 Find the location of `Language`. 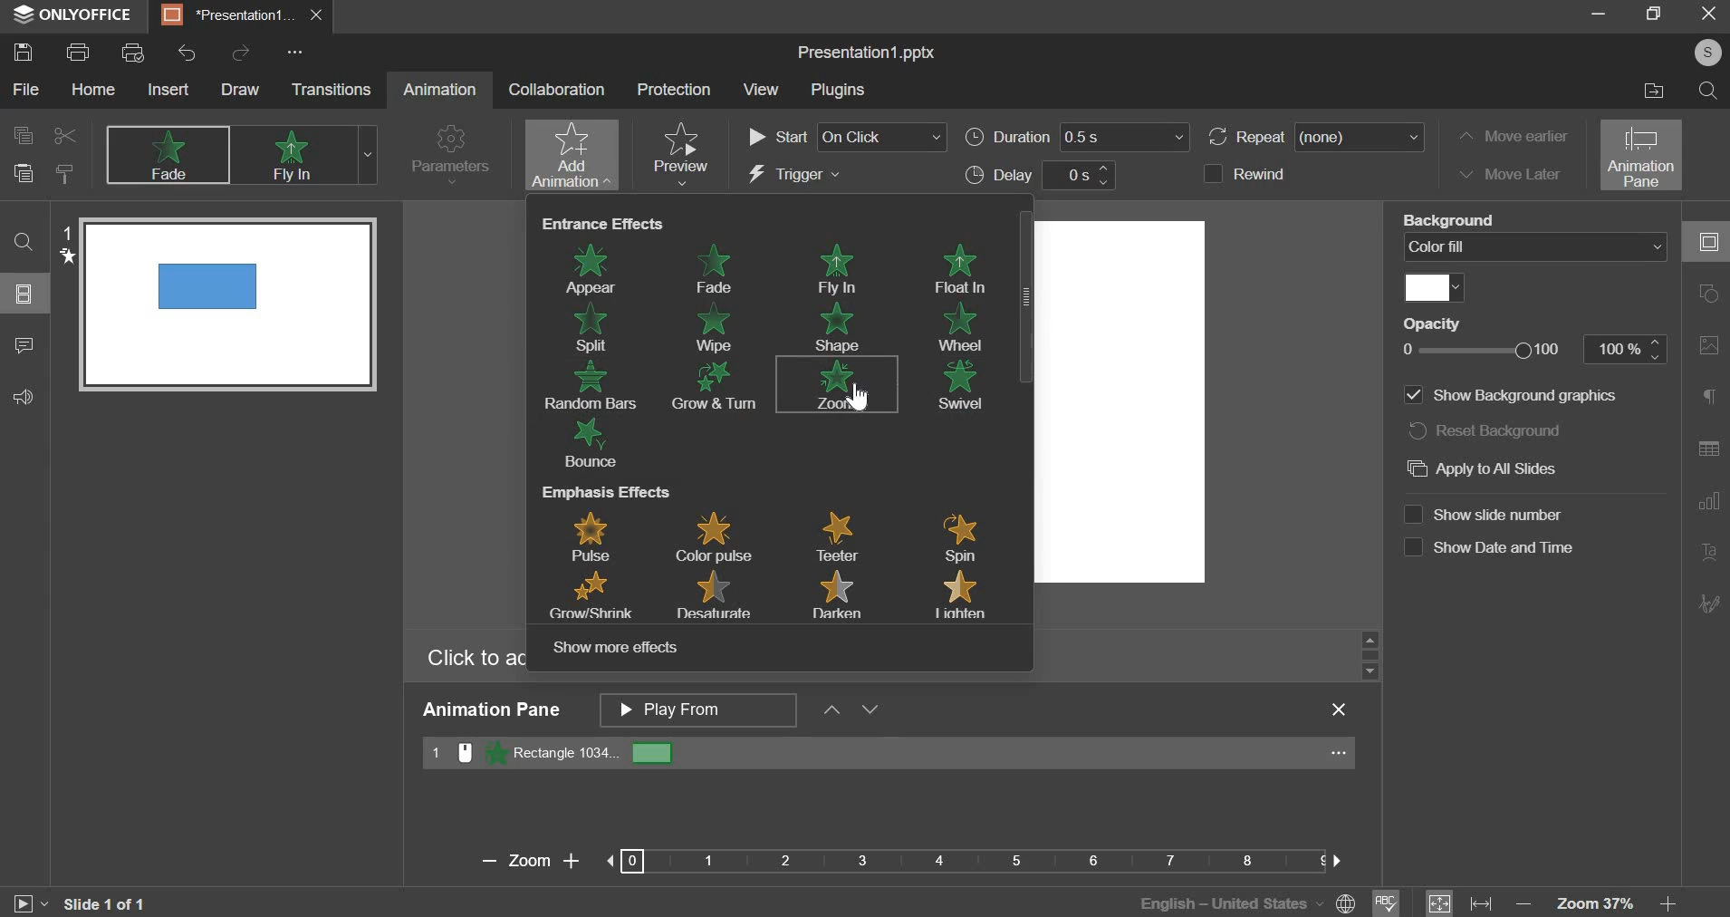

Language is located at coordinates (1345, 903).